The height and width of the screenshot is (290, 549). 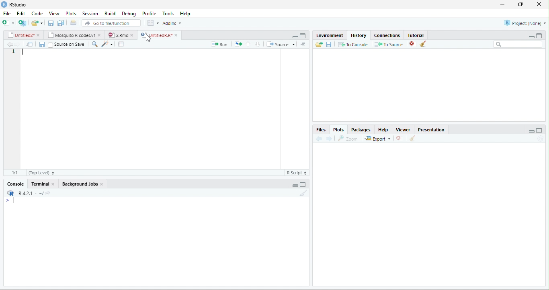 I want to click on file, so click(x=7, y=13).